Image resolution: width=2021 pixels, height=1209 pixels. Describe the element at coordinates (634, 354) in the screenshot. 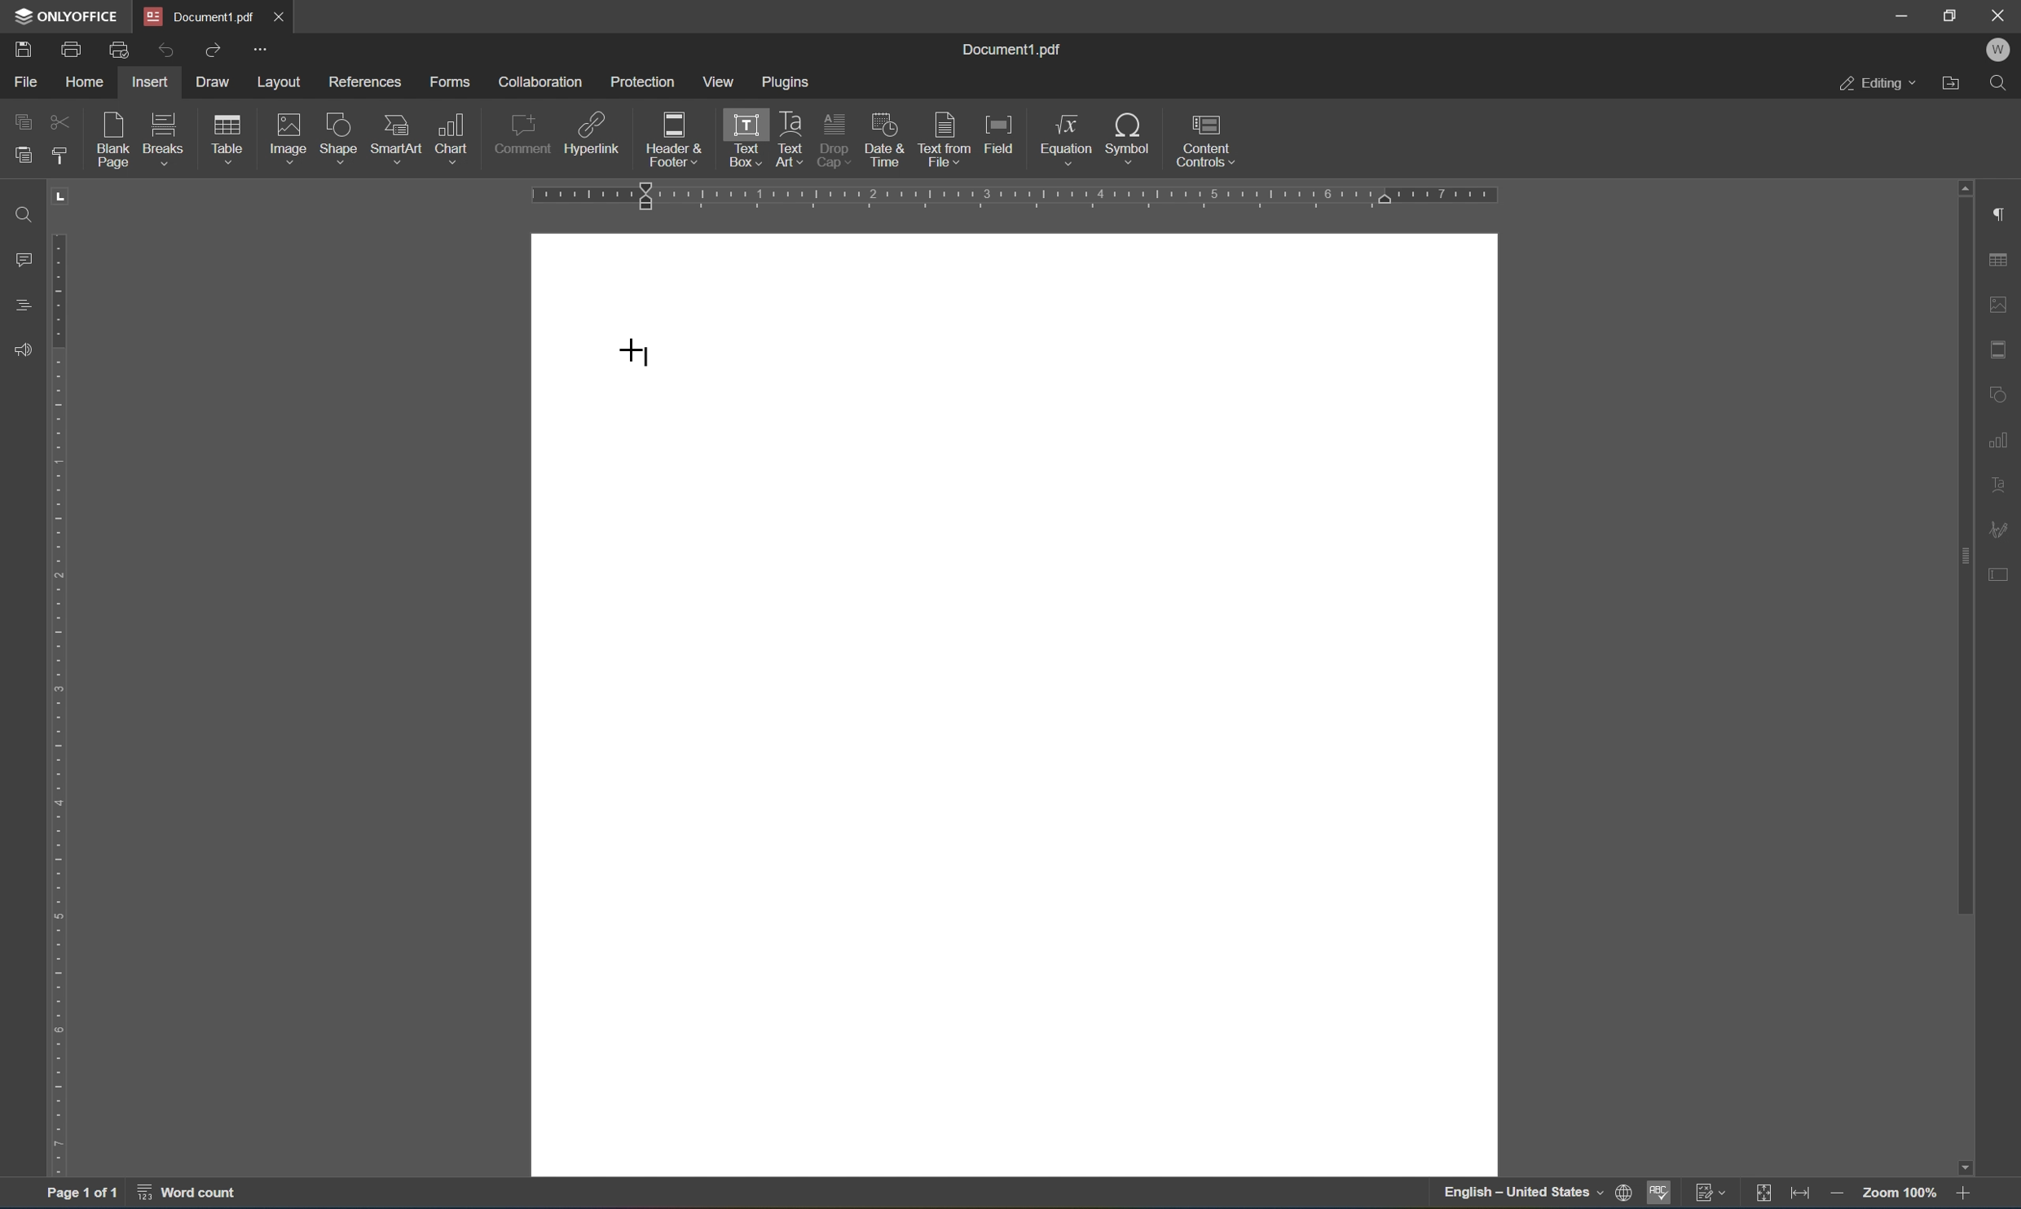

I see `cursor` at that location.